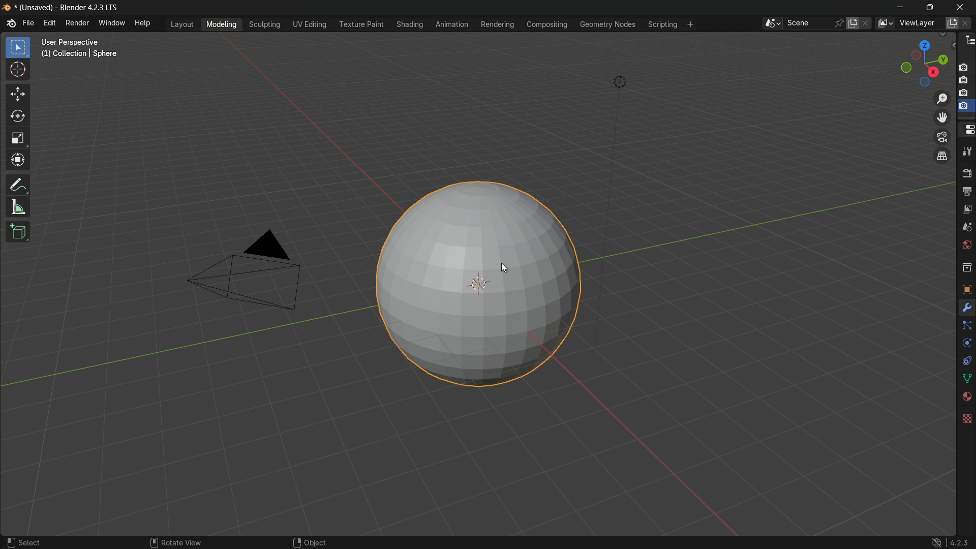  Describe the element at coordinates (941, 99) in the screenshot. I see `zoom in/out` at that location.